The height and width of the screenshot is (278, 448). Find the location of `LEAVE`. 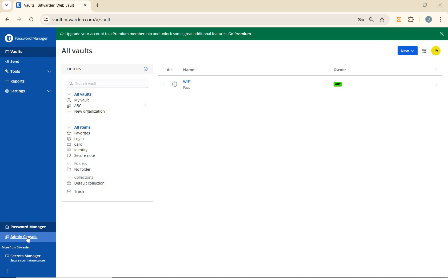

LEAVE is located at coordinates (146, 105).